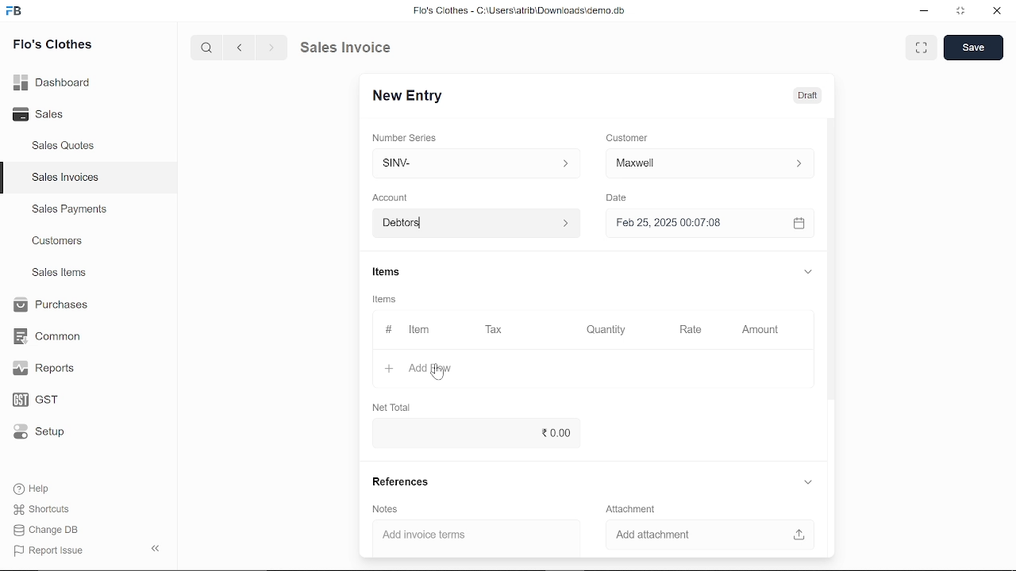  Describe the element at coordinates (706, 535) in the screenshot. I see `Add attachment` at that location.